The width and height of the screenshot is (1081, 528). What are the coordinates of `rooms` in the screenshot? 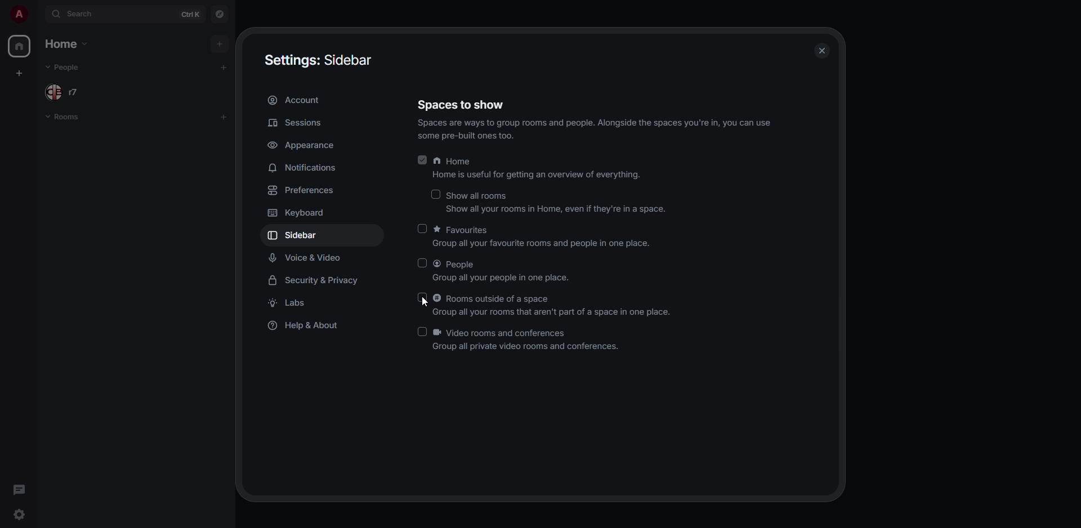 It's located at (66, 118).